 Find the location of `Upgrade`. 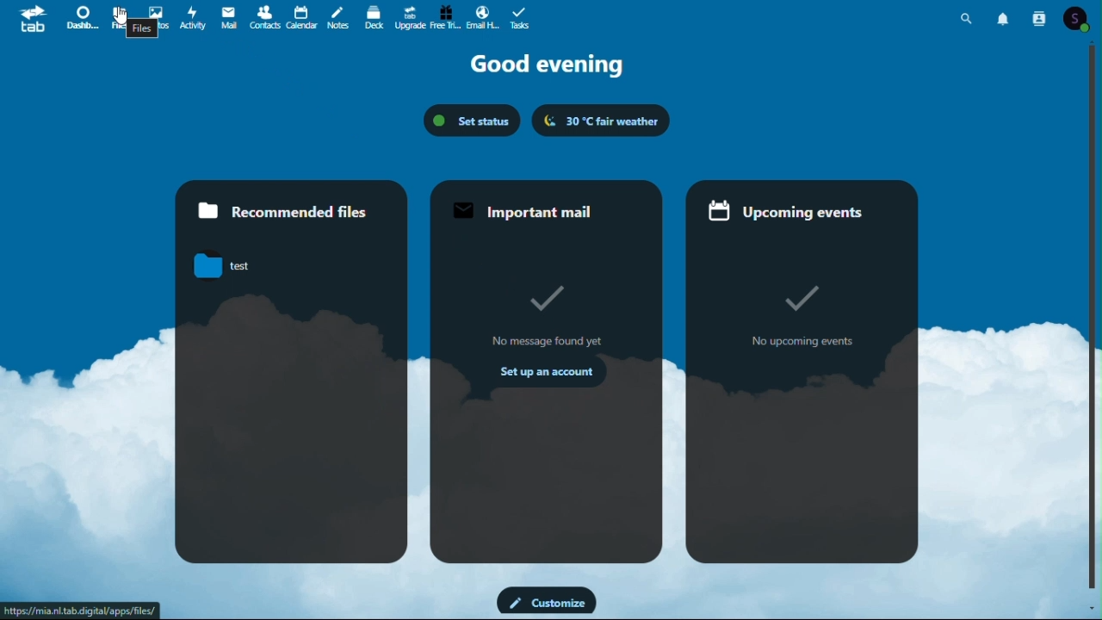

Upgrade is located at coordinates (409, 17).